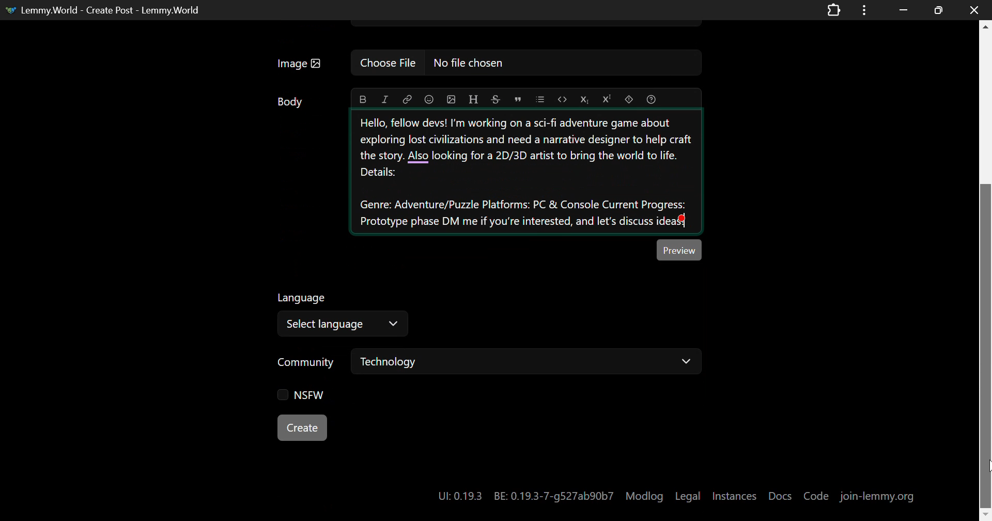 The height and width of the screenshot is (521, 992). I want to click on strikethrough, so click(495, 99).